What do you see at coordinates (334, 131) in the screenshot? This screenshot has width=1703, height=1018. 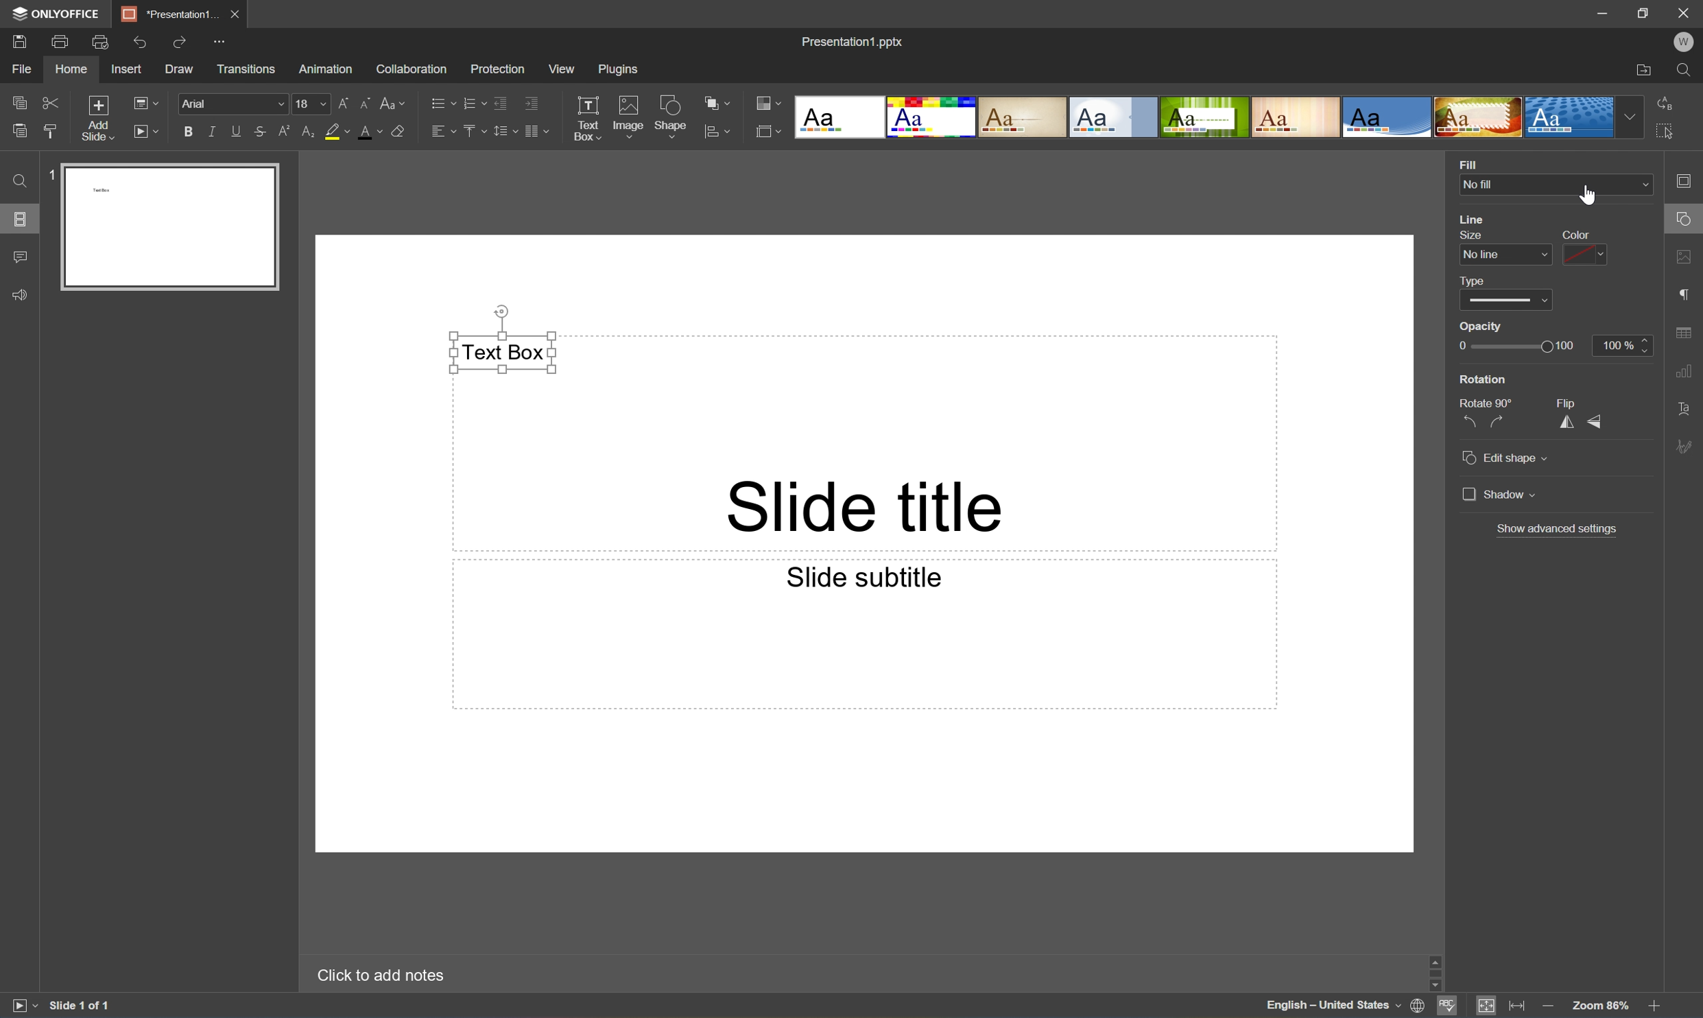 I see `Highlight color` at bounding box center [334, 131].